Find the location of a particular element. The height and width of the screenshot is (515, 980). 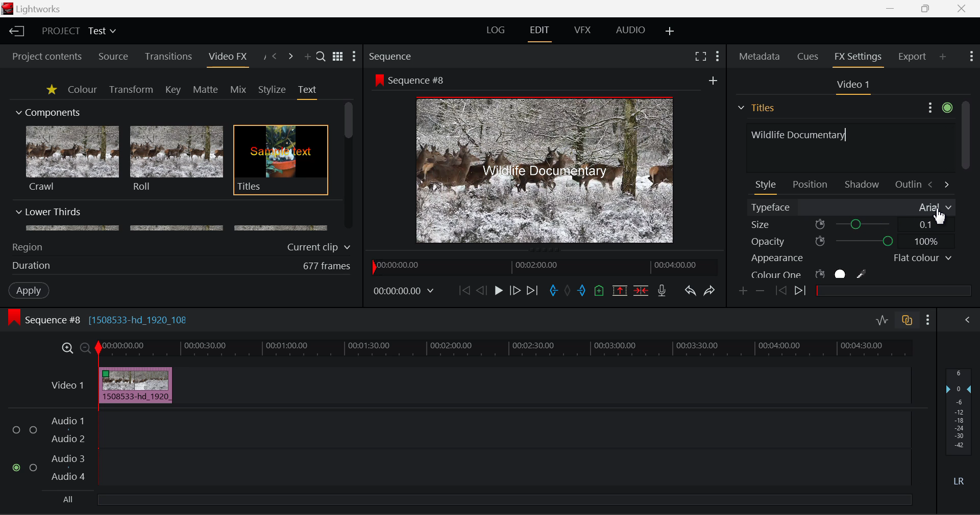

Zoom Out Timeline is located at coordinates (86, 349).